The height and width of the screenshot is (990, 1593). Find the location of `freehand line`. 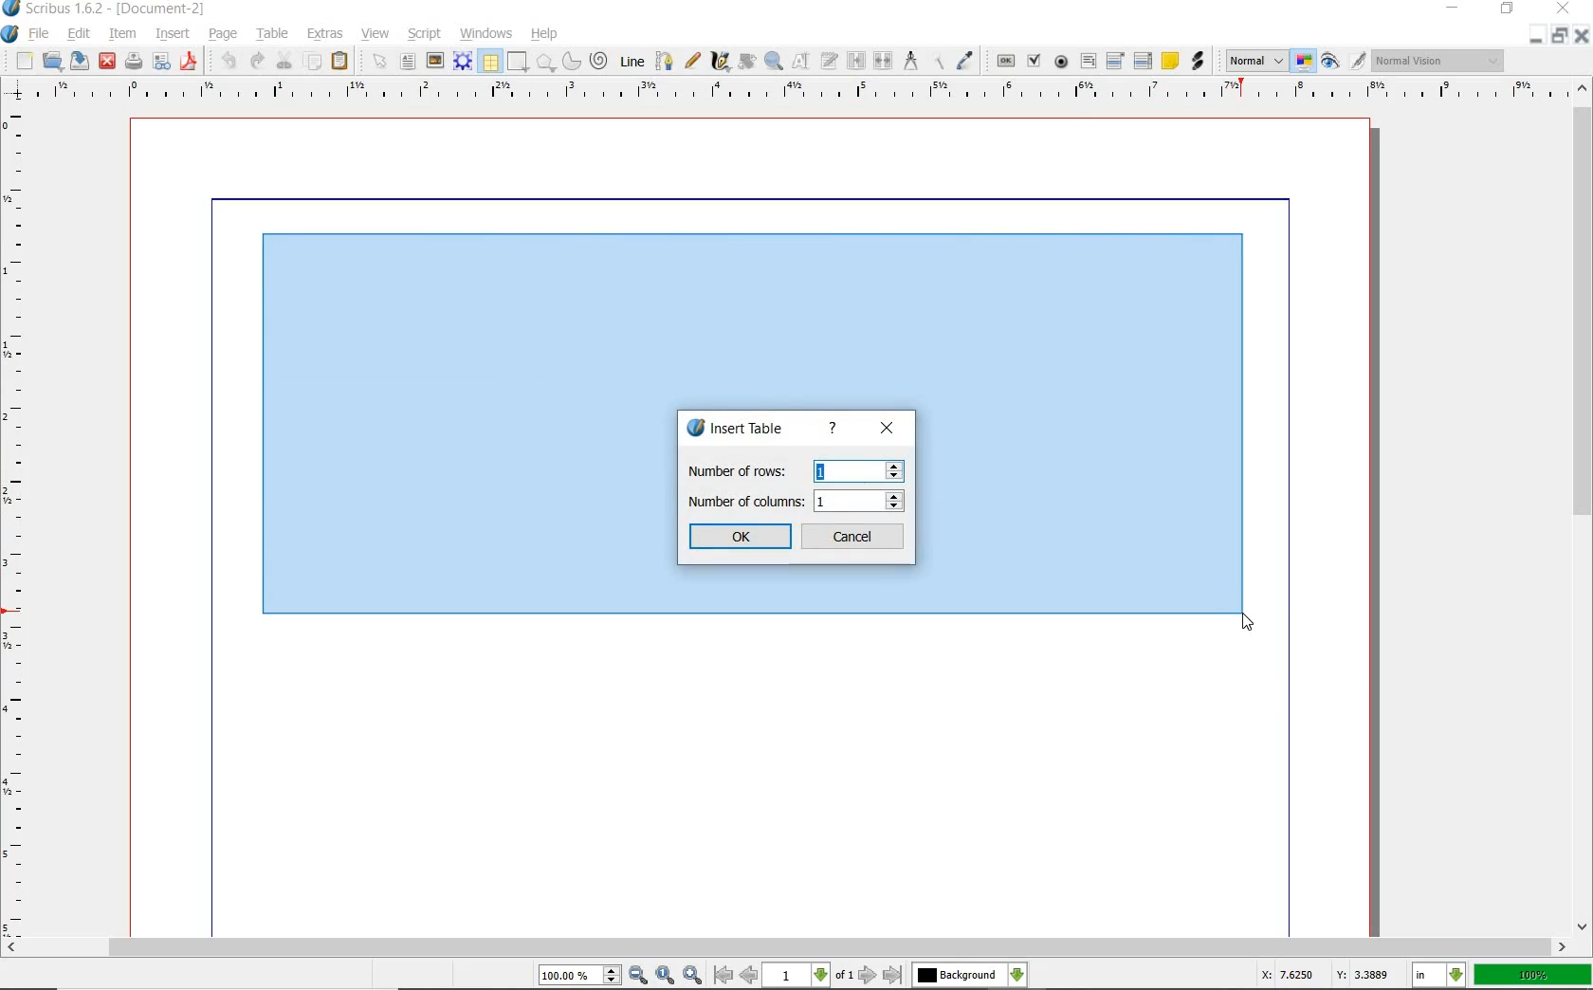

freehand line is located at coordinates (693, 62).